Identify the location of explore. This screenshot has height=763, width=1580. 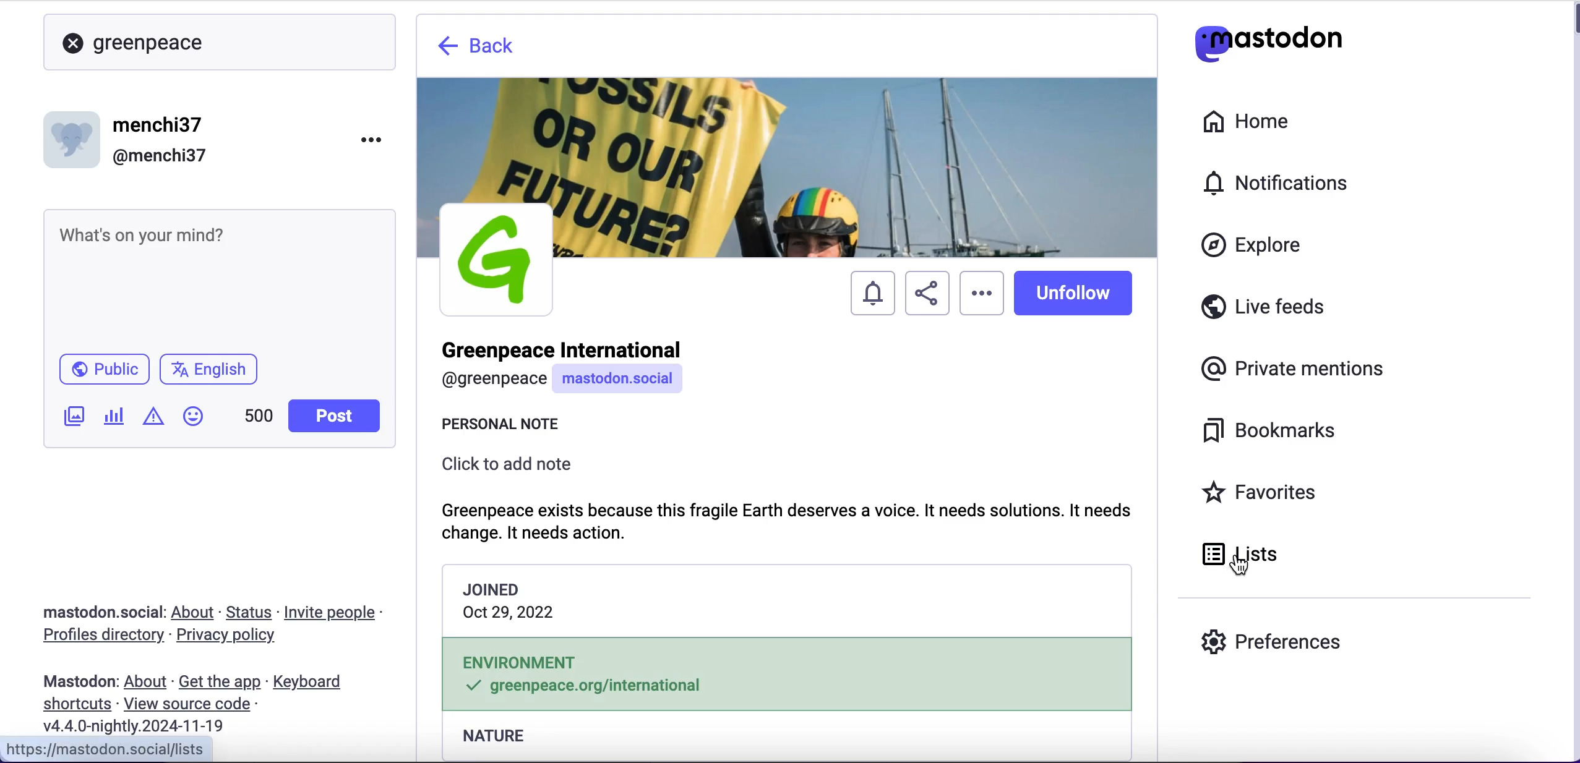
(1263, 246).